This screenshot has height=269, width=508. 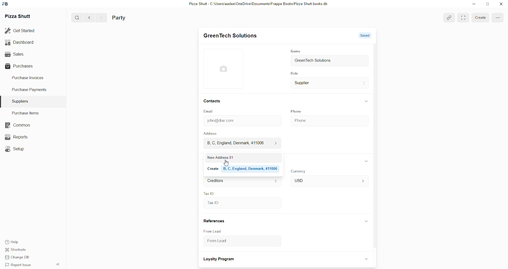 What do you see at coordinates (7, 4) in the screenshot?
I see `frappe books` at bounding box center [7, 4].